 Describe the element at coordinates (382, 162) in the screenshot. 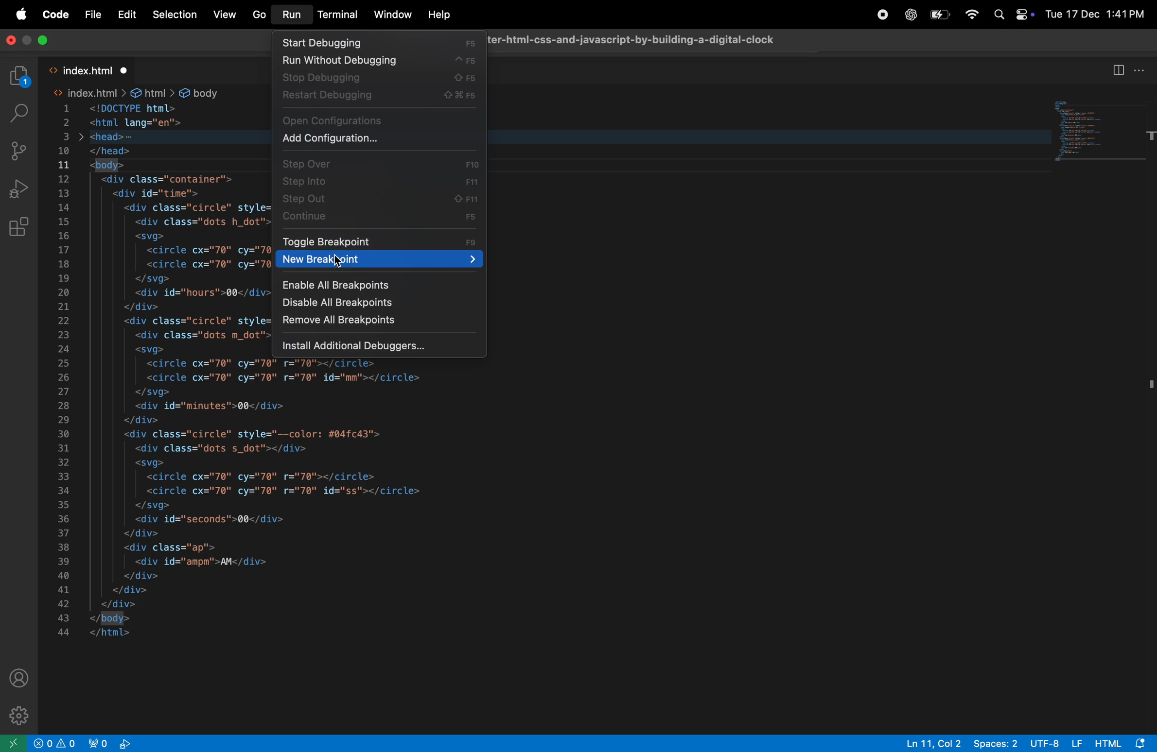

I see `step over` at that location.